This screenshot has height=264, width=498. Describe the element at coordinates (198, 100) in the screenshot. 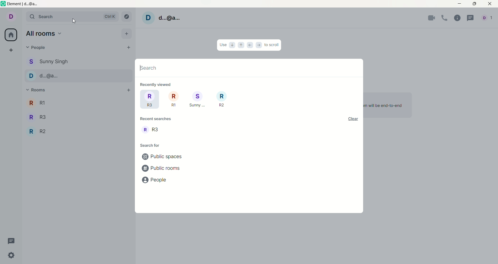

I see `Sunny` at that location.